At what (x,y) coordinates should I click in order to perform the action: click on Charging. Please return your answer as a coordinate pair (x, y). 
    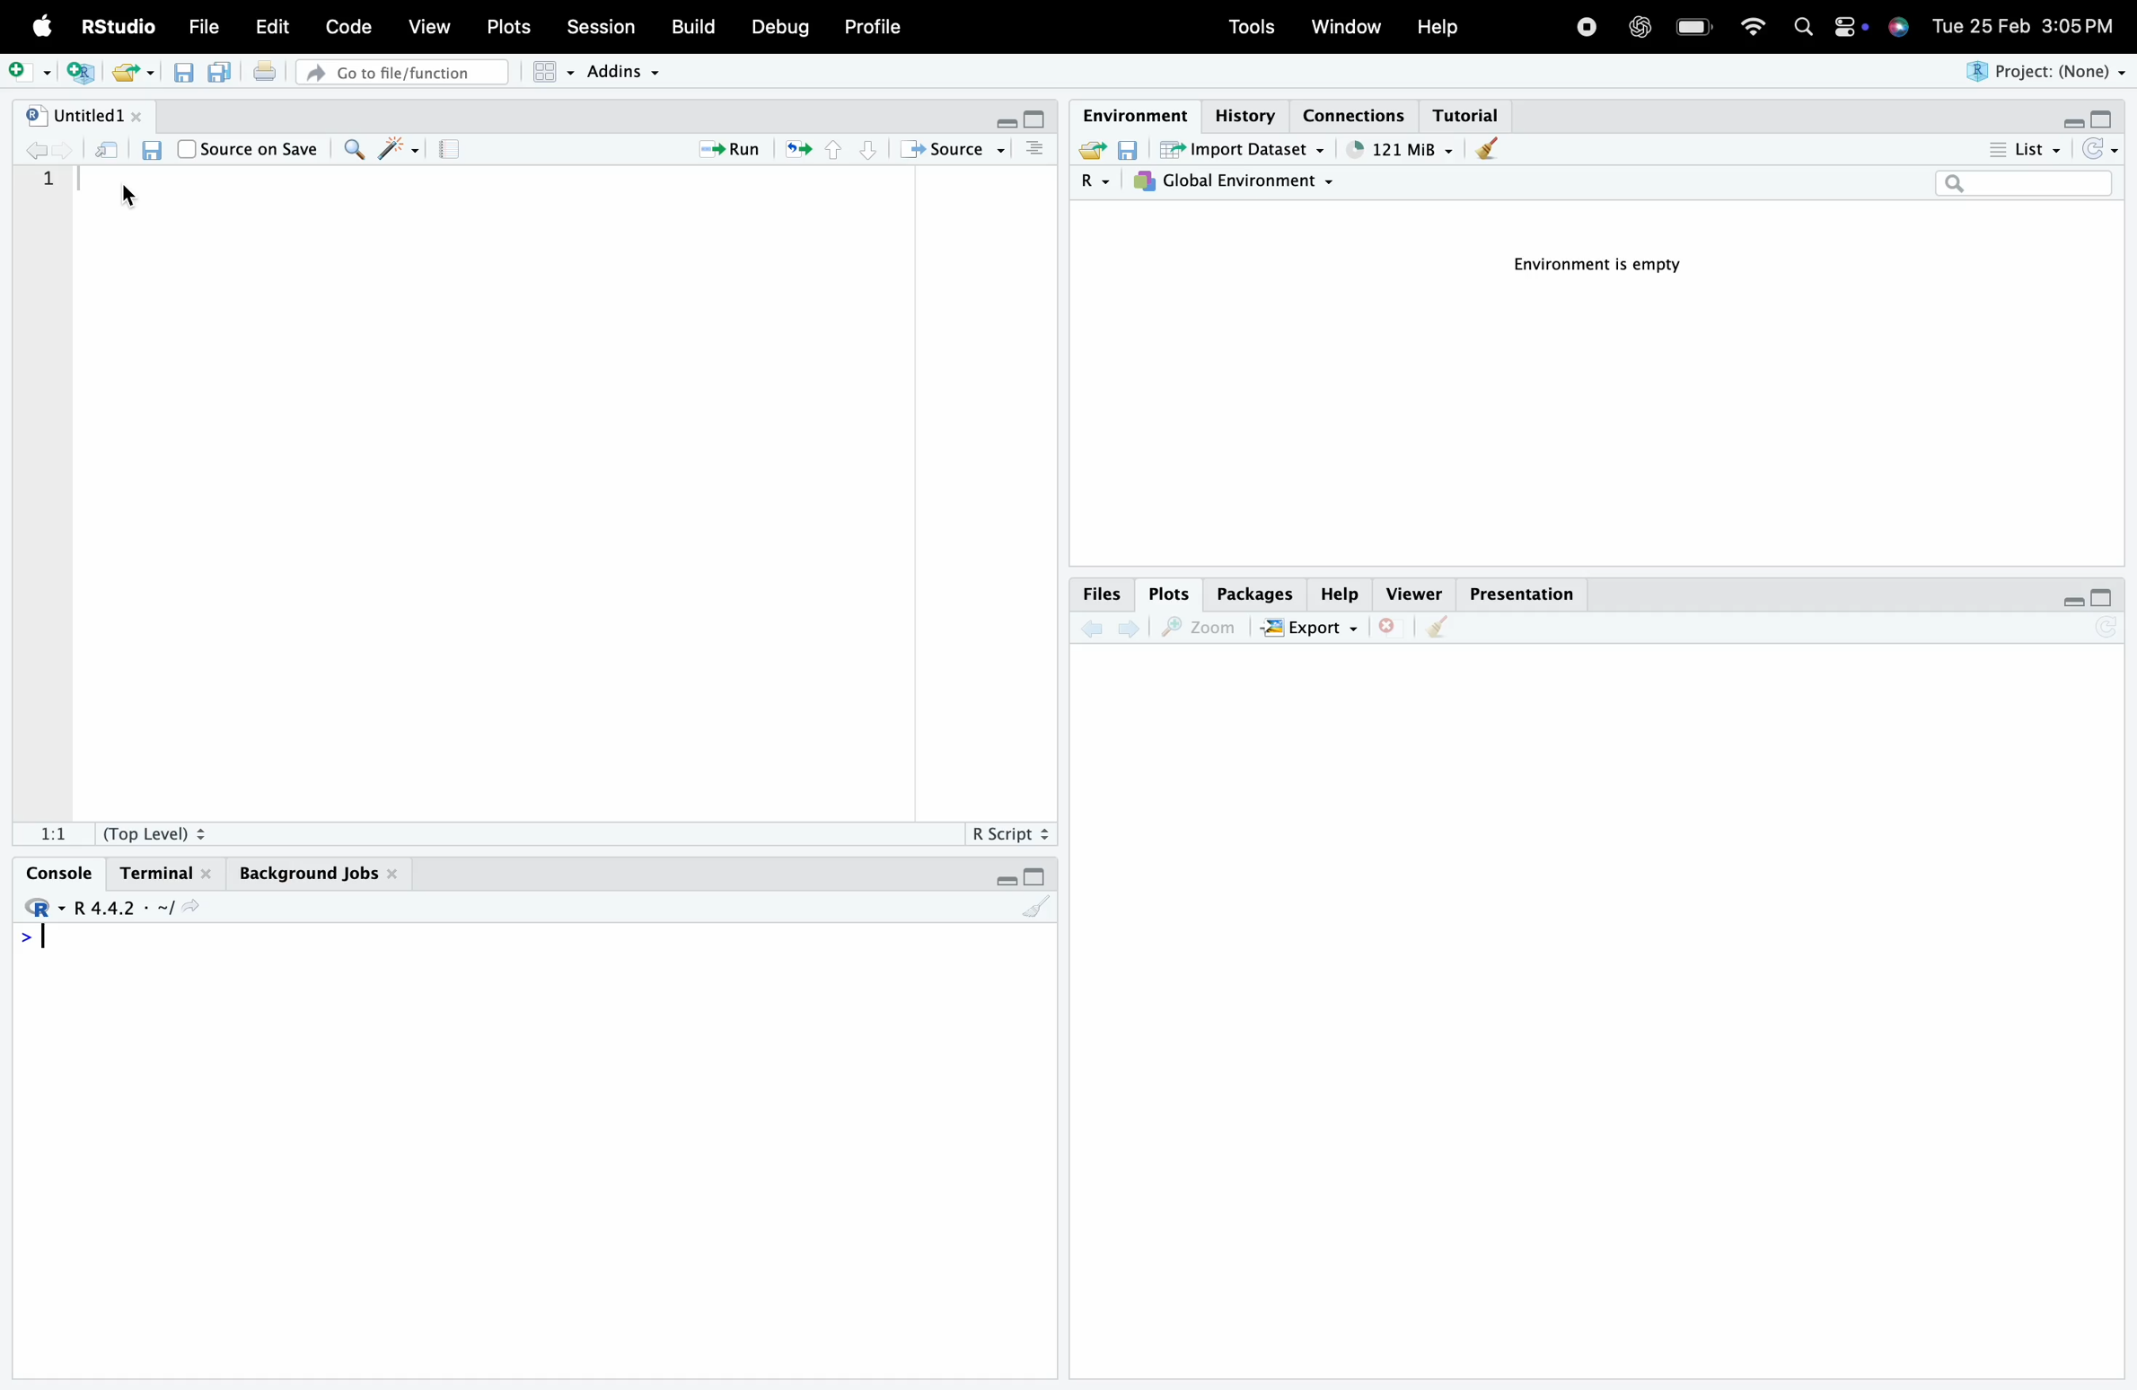
    Looking at the image, I should click on (1694, 26).